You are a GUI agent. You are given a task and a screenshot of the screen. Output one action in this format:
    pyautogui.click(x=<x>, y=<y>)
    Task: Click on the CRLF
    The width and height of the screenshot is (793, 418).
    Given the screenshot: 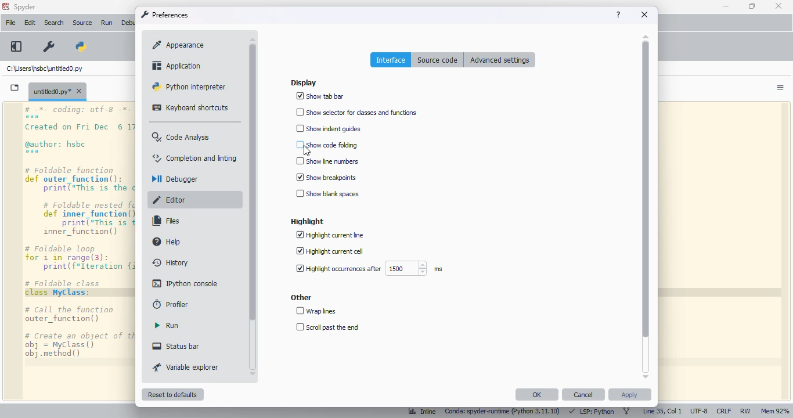 What is the action you would take?
    pyautogui.click(x=723, y=412)
    